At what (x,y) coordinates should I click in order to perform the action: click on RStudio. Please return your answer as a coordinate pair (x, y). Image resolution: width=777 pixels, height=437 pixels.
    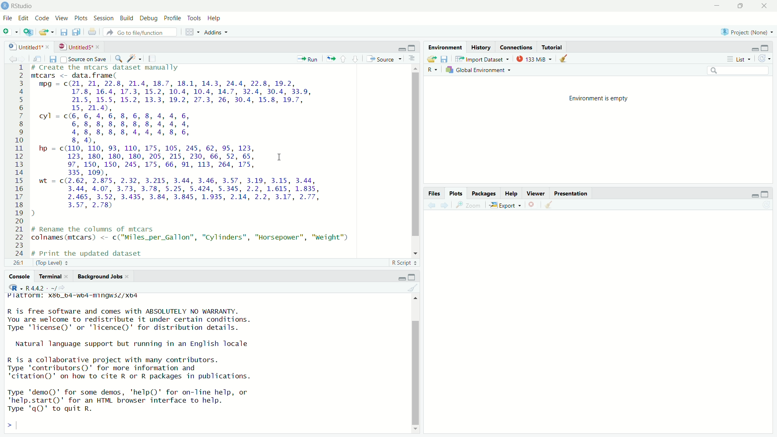
    Looking at the image, I should click on (21, 5).